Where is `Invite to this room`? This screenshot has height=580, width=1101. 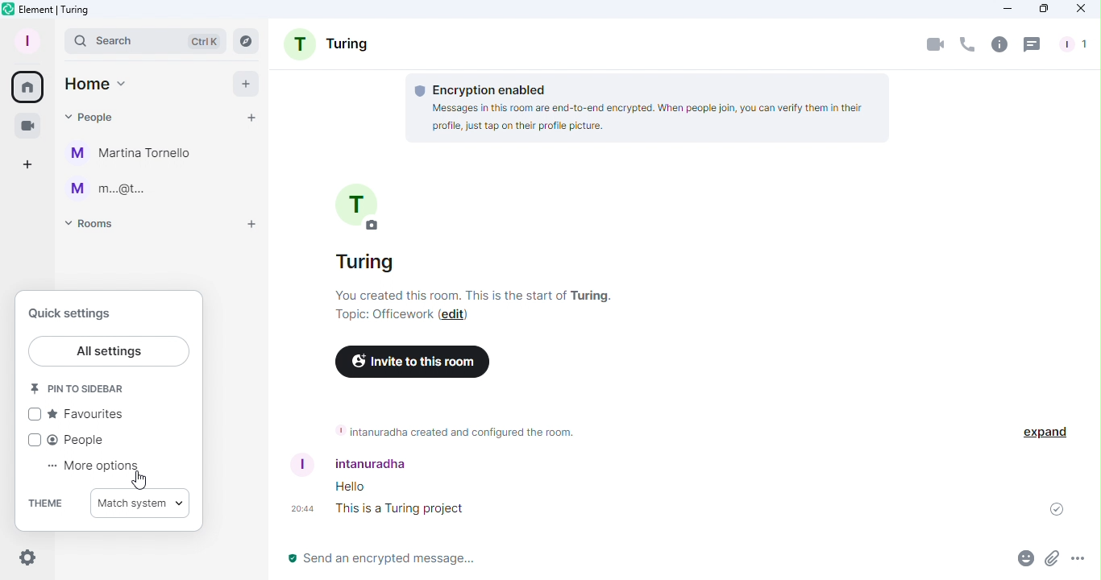 Invite to this room is located at coordinates (412, 362).